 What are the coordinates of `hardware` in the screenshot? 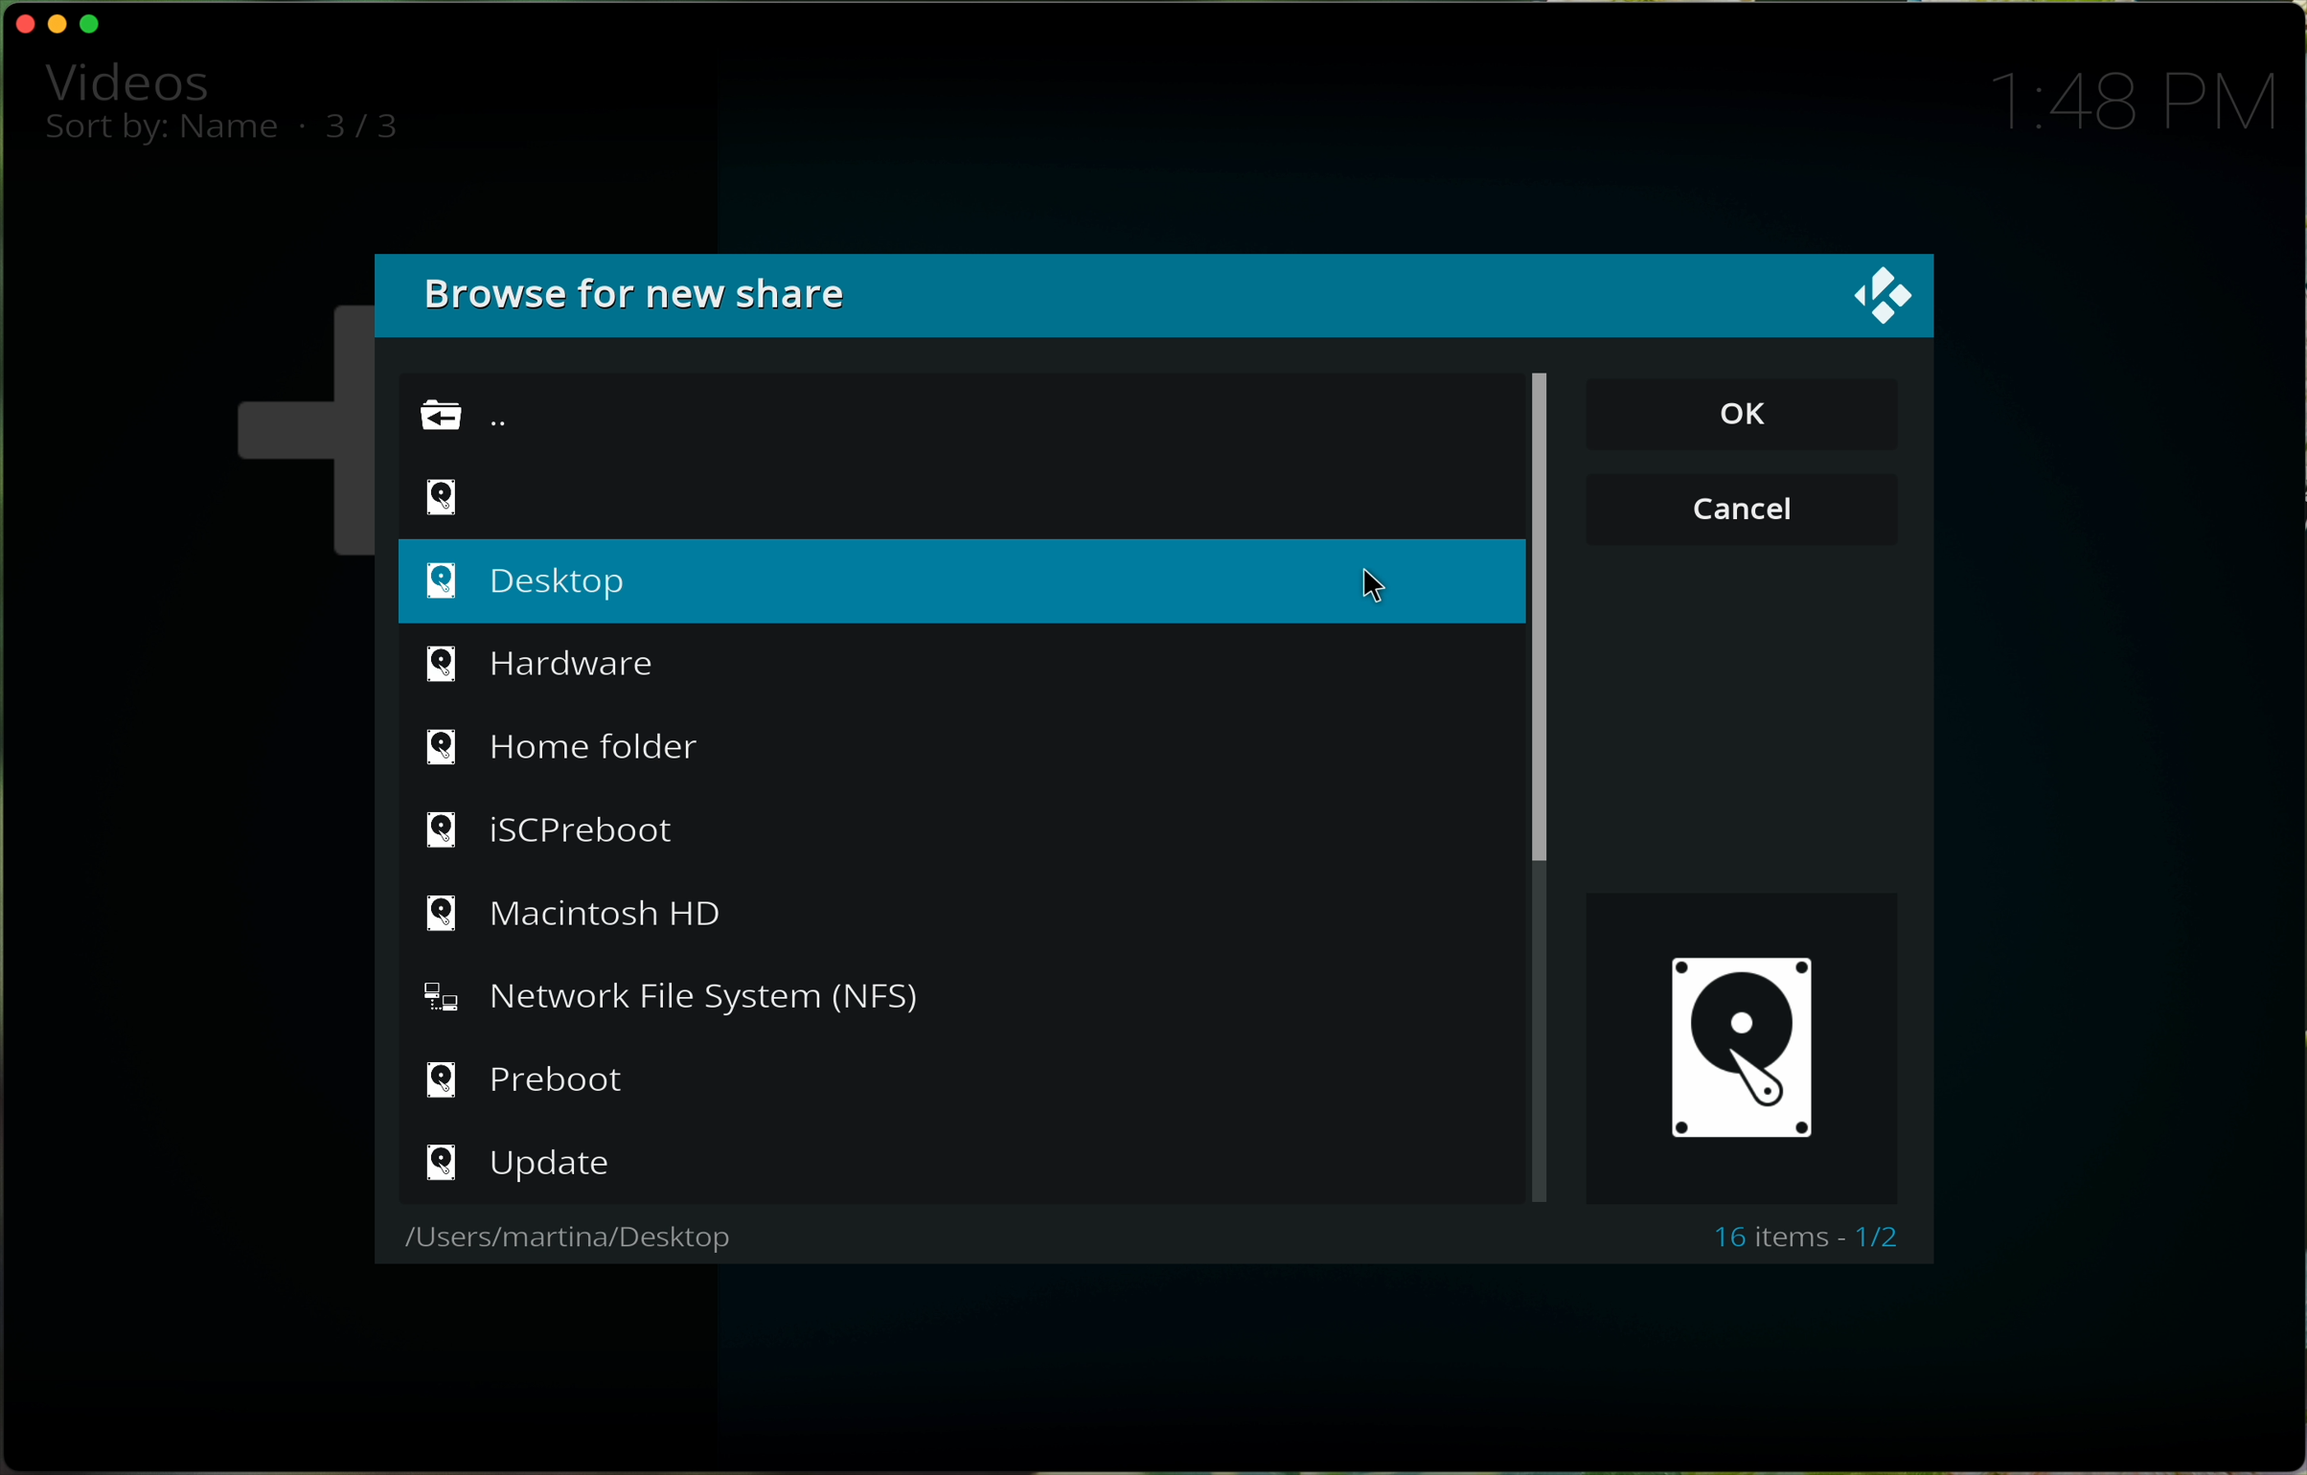 It's located at (545, 665).